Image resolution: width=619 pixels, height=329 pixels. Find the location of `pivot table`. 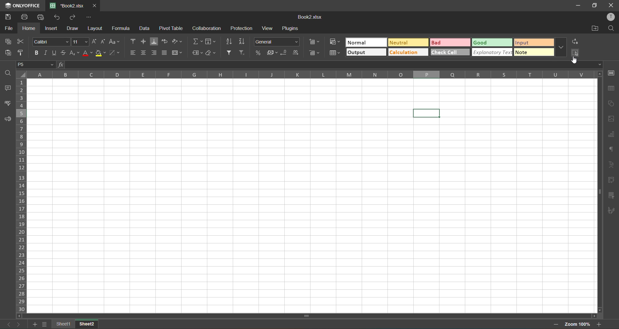

pivot table is located at coordinates (172, 28).